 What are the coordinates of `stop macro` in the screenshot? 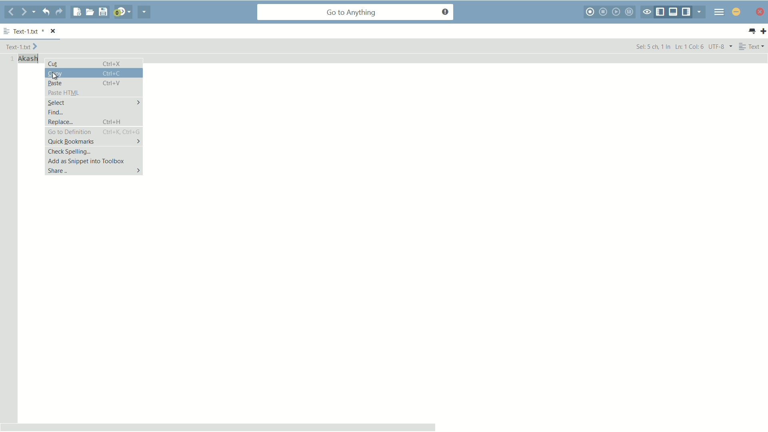 It's located at (604, 12).